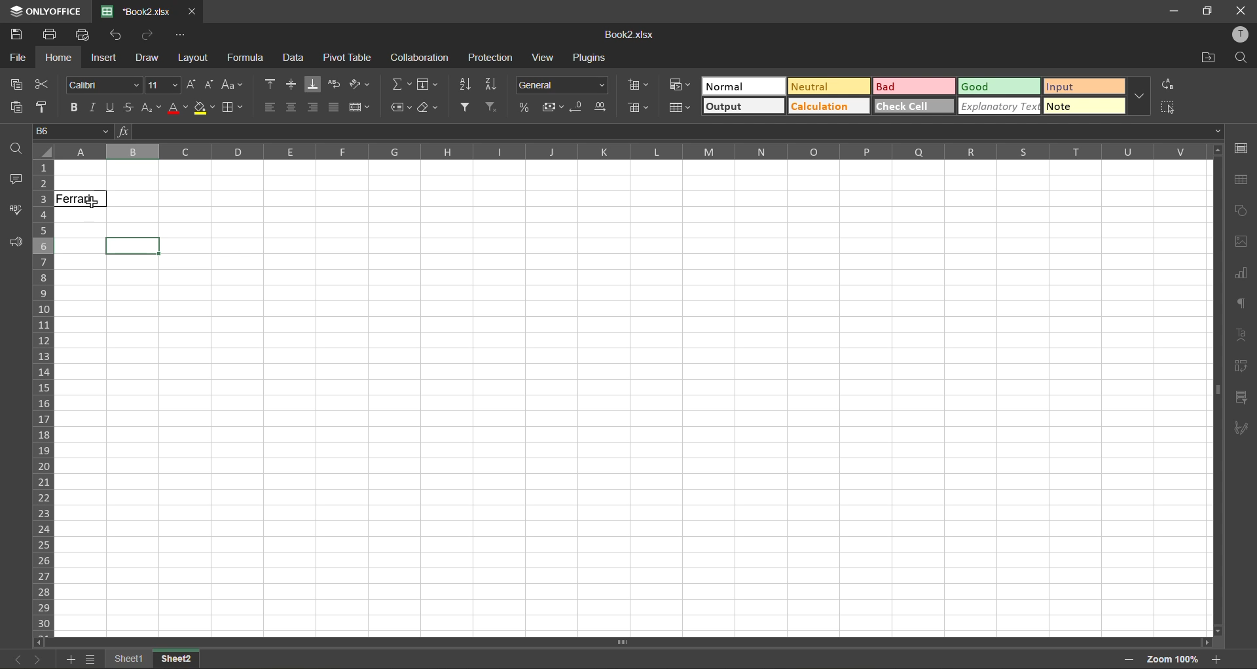 This screenshot has width=1257, height=669. Describe the element at coordinates (465, 85) in the screenshot. I see `sort ascending` at that location.